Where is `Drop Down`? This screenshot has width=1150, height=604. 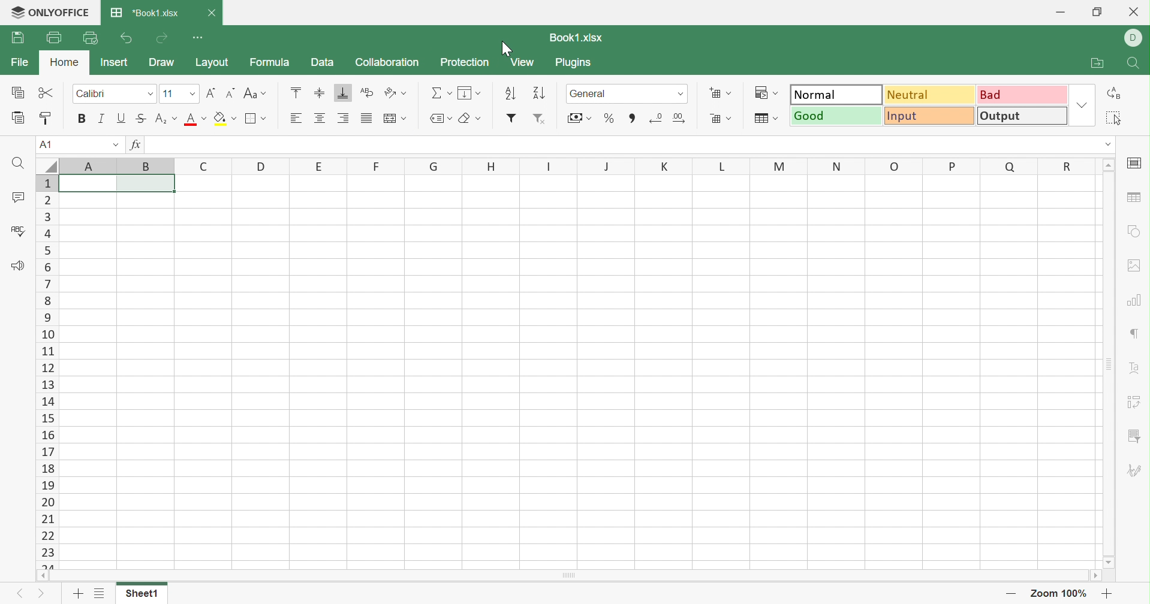
Drop Down is located at coordinates (192, 93).